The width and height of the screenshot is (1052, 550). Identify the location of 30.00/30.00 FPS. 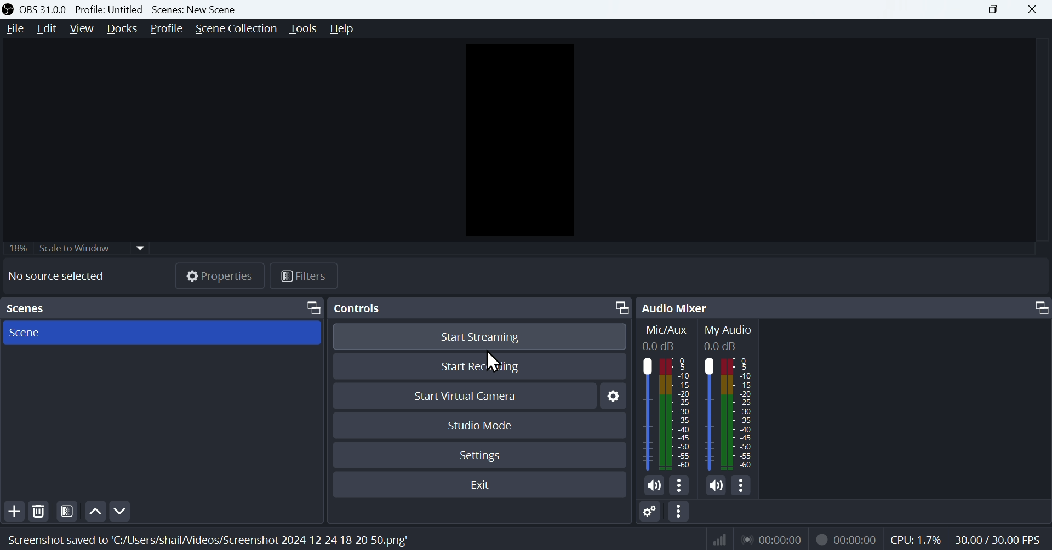
(1001, 540).